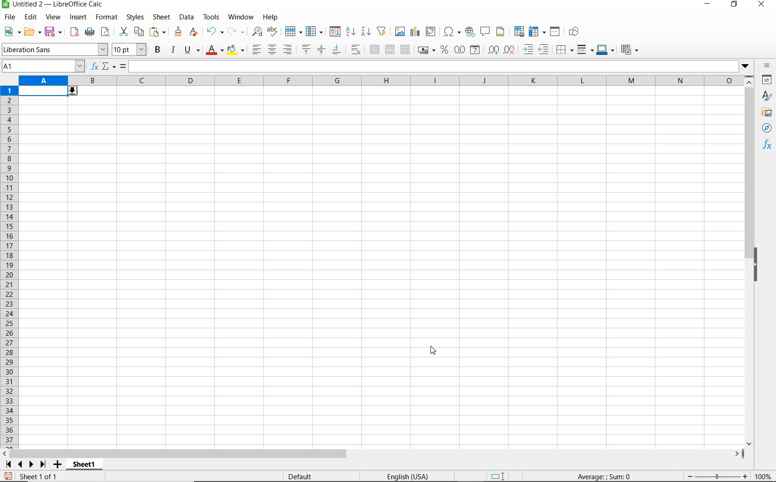  What do you see at coordinates (433, 351) in the screenshot?
I see `cursor` at bounding box center [433, 351].